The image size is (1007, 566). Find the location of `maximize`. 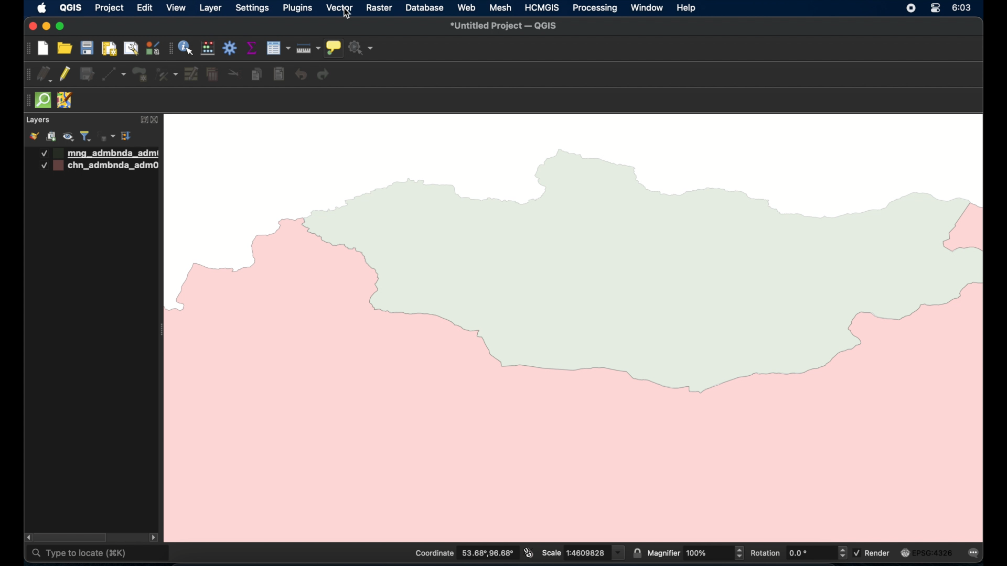

maximize is located at coordinates (60, 27).